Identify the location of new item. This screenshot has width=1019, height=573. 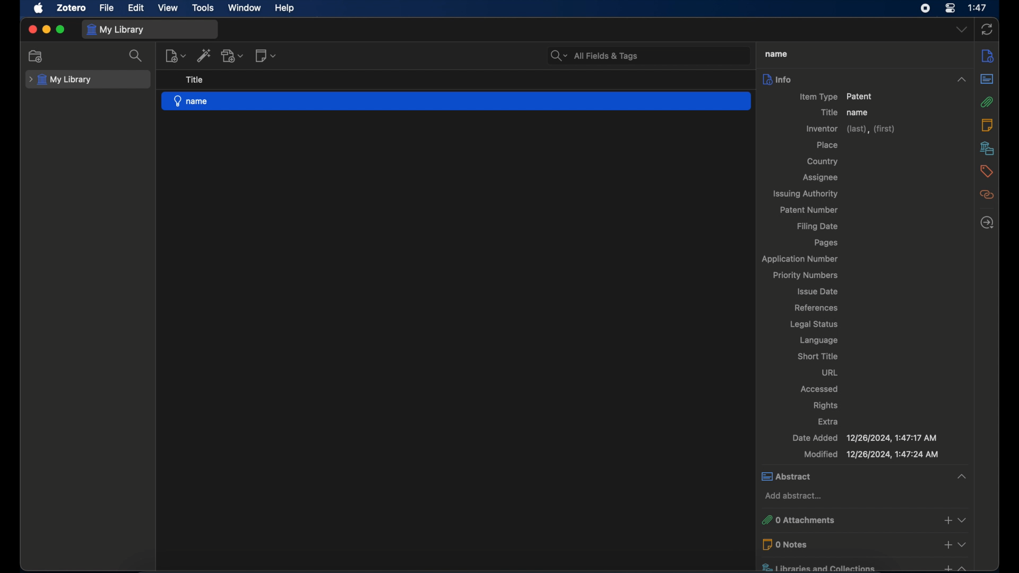
(175, 55).